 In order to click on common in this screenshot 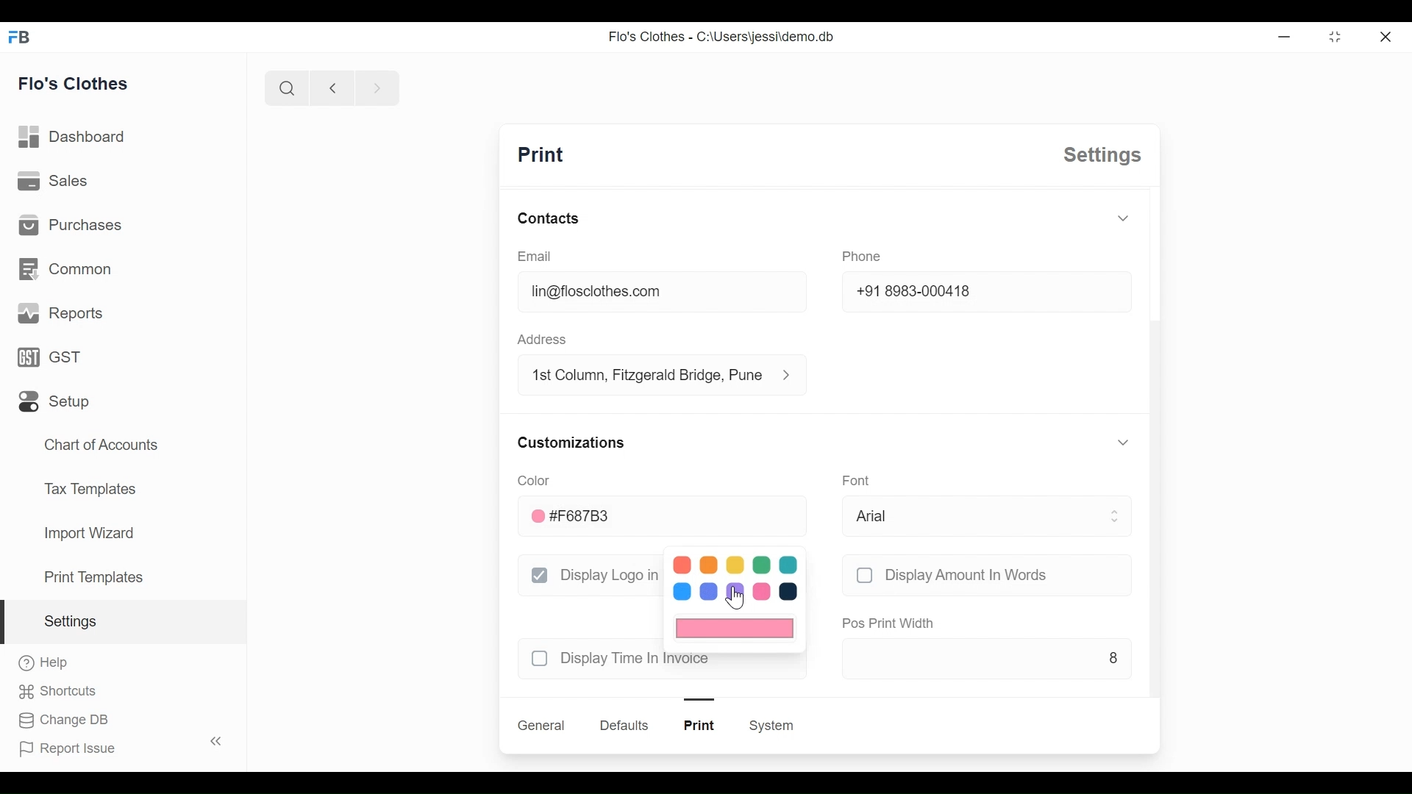, I will do `click(65, 269)`.